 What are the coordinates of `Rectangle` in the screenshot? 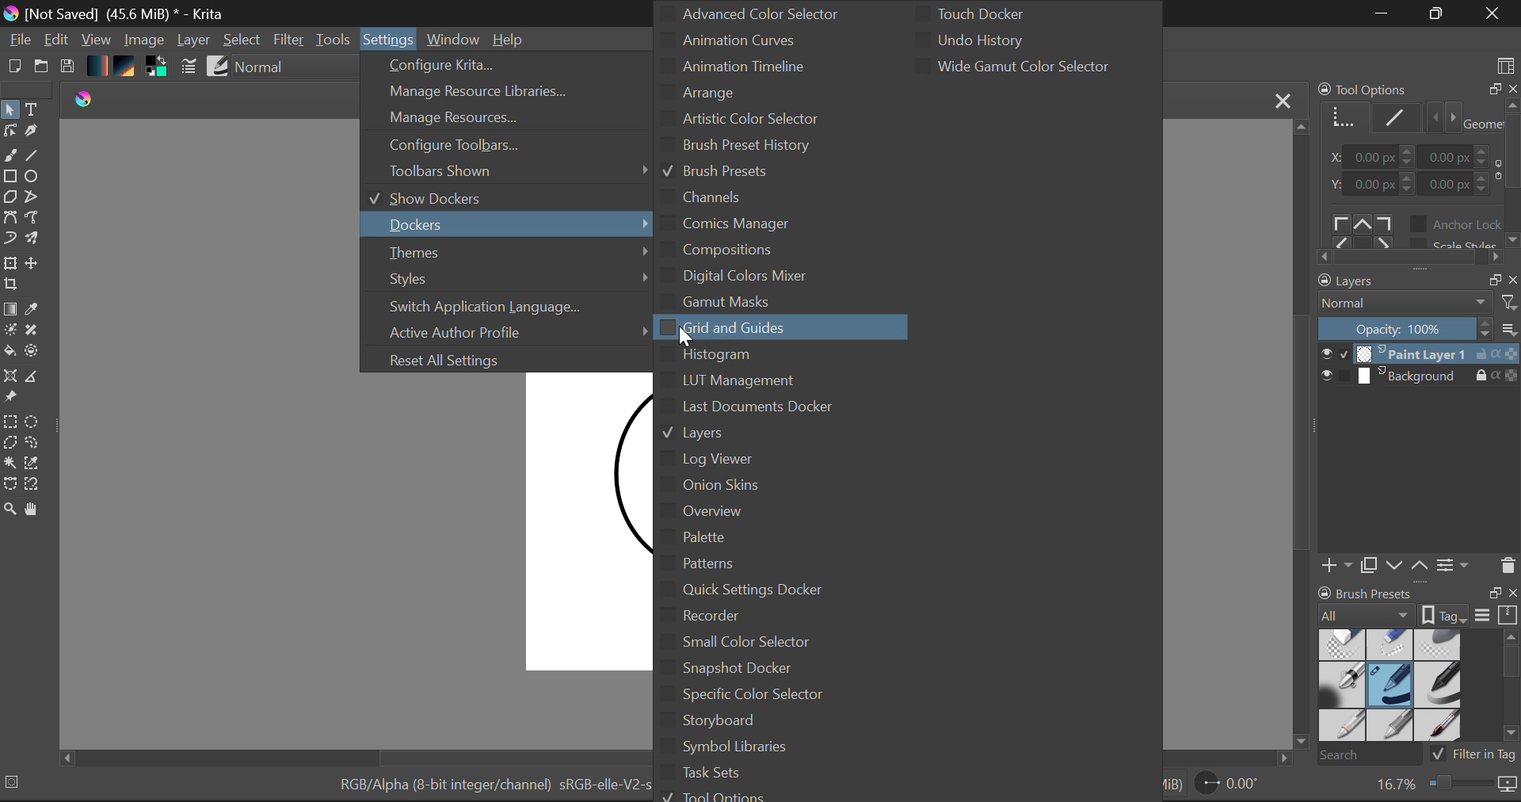 It's located at (10, 177).